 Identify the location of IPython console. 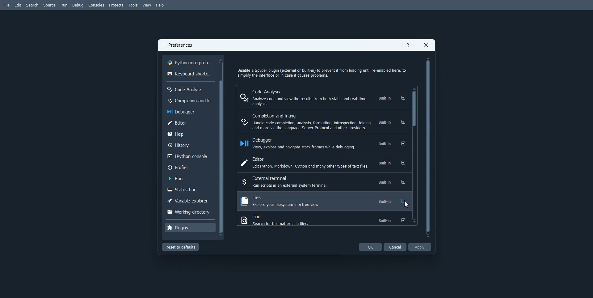
(189, 156).